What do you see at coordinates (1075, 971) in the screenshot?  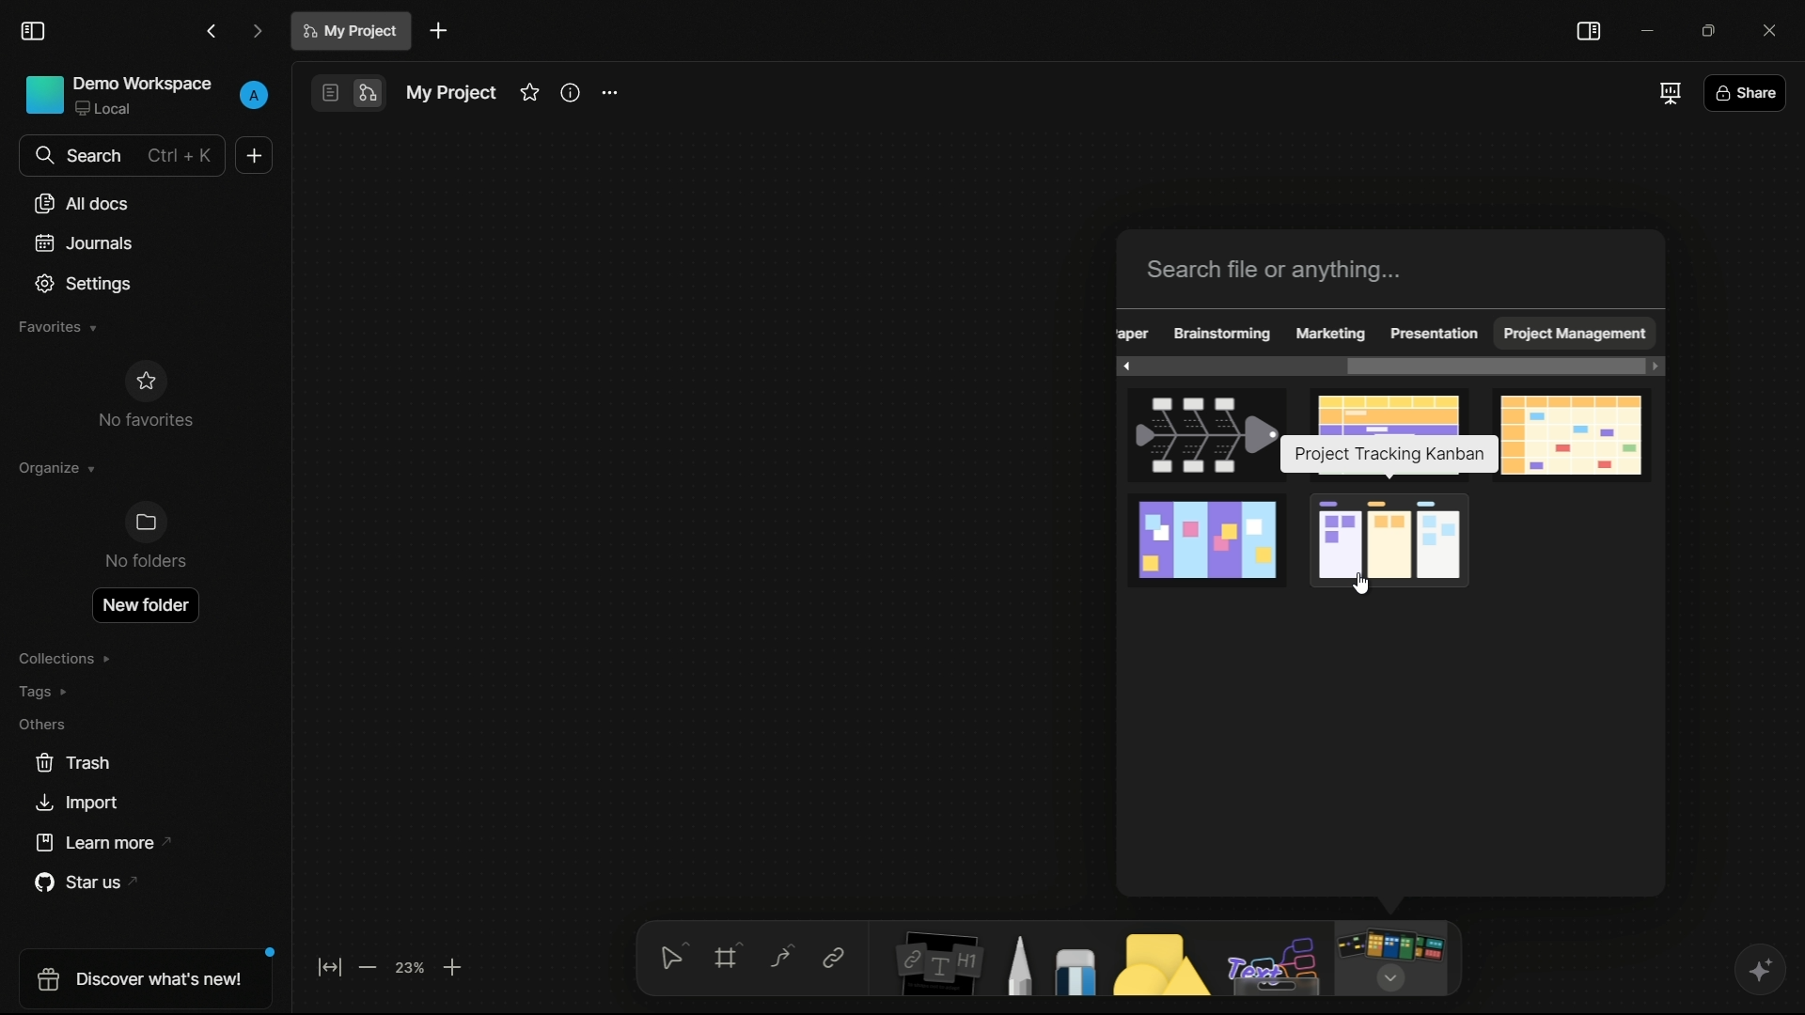 I see `eraser` at bounding box center [1075, 971].